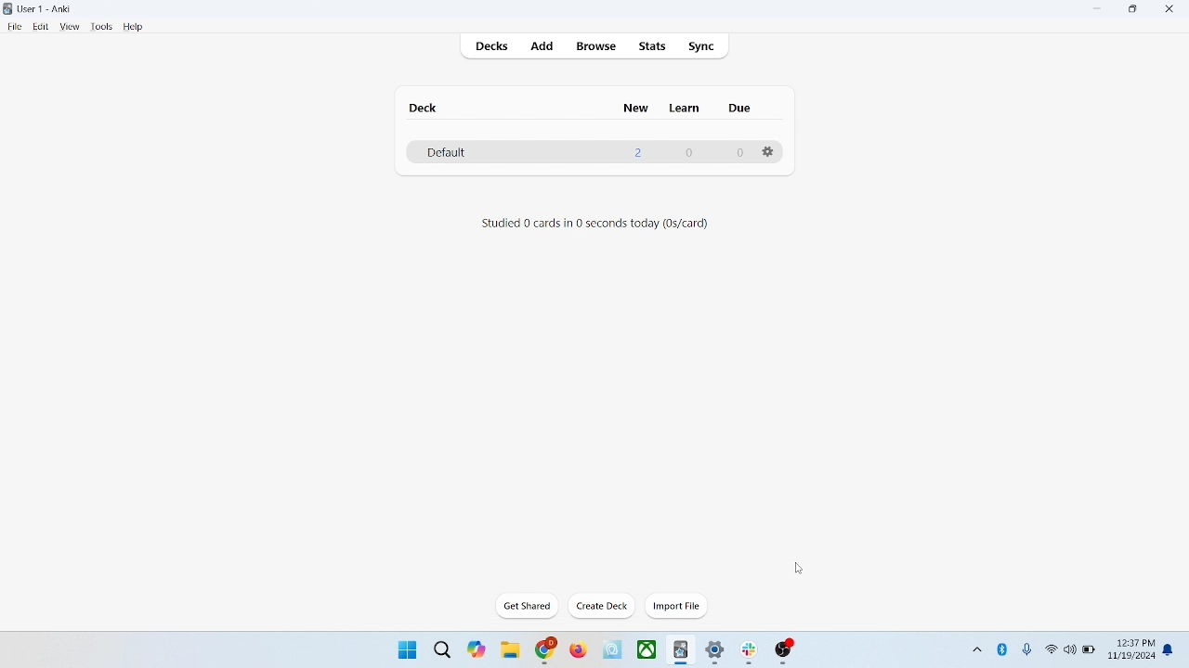 The image size is (1189, 668). I want to click on sync, so click(702, 47).